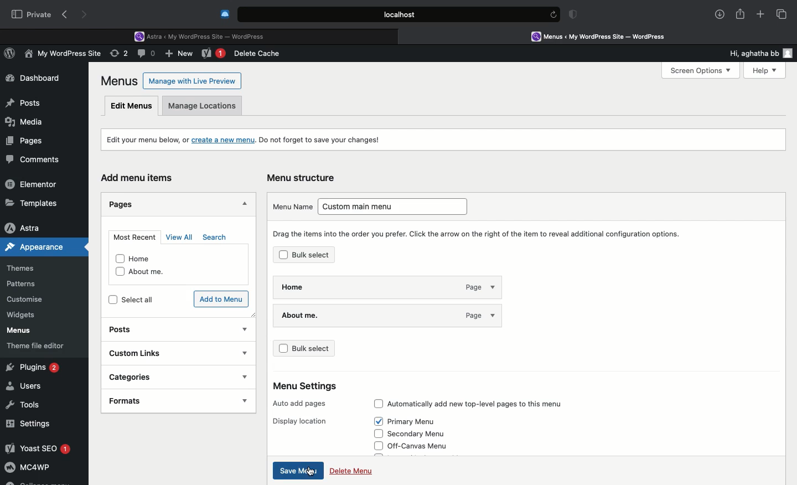 The height and width of the screenshot is (485, 797). I want to click on show, so click(244, 404).